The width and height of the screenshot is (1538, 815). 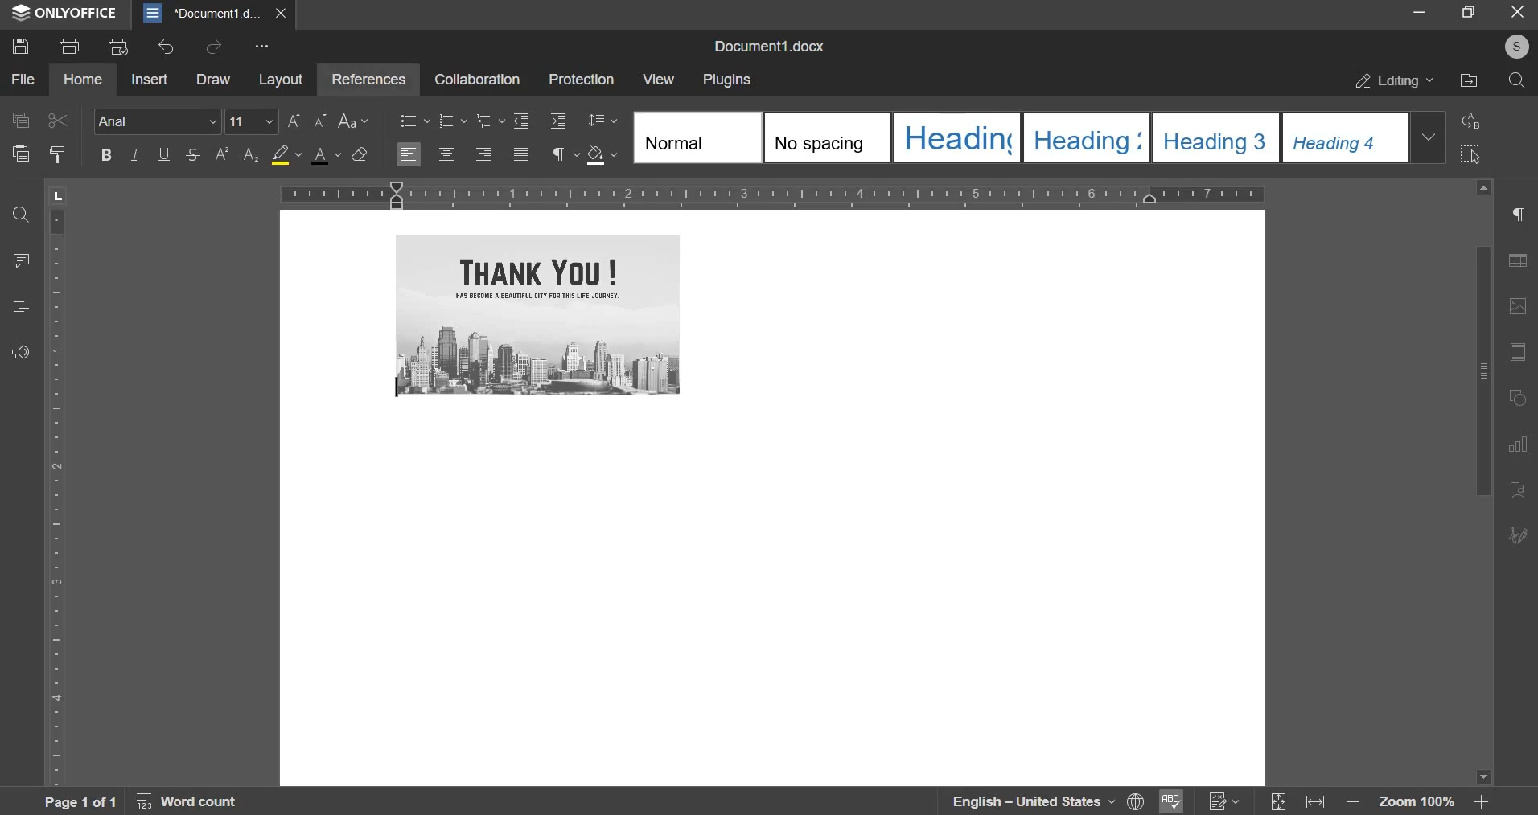 What do you see at coordinates (1517, 80) in the screenshot?
I see `search` at bounding box center [1517, 80].